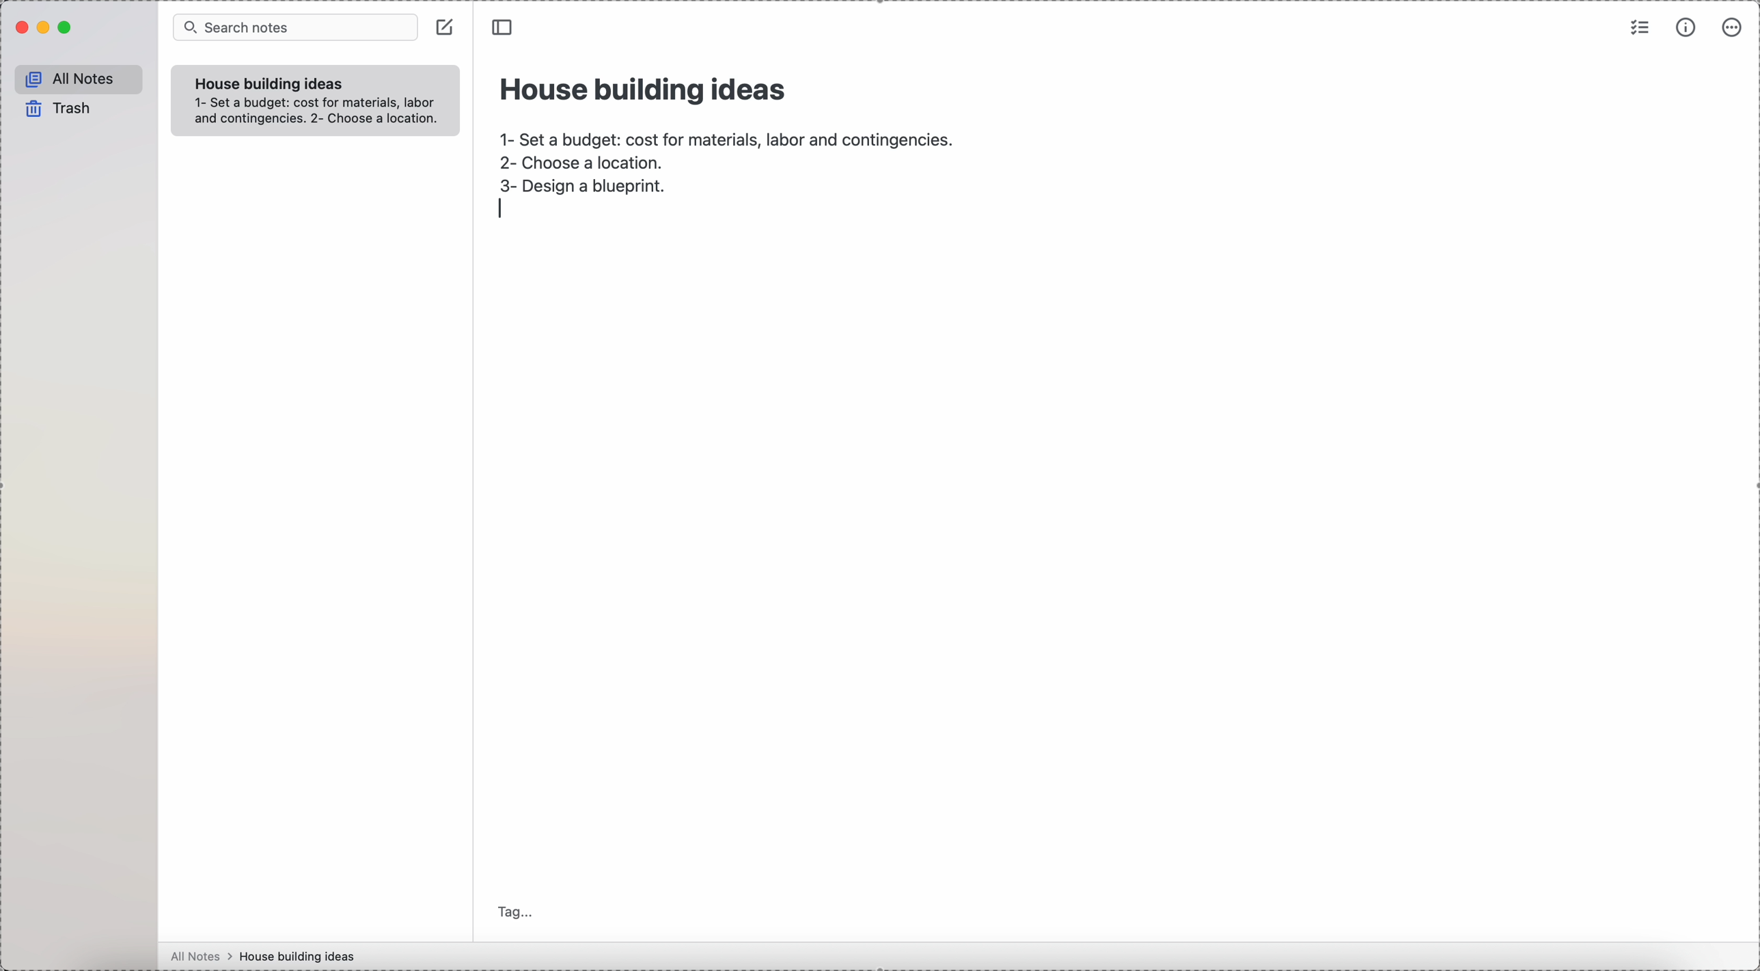 Image resolution: width=1760 pixels, height=971 pixels. Describe the element at coordinates (586, 187) in the screenshot. I see `design a blueprint` at that location.